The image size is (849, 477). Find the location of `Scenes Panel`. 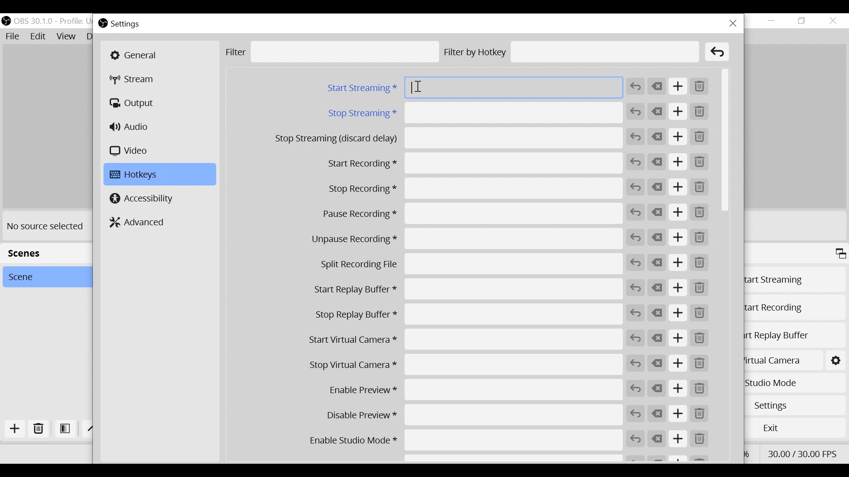

Scenes Panel is located at coordinates (43, 252).